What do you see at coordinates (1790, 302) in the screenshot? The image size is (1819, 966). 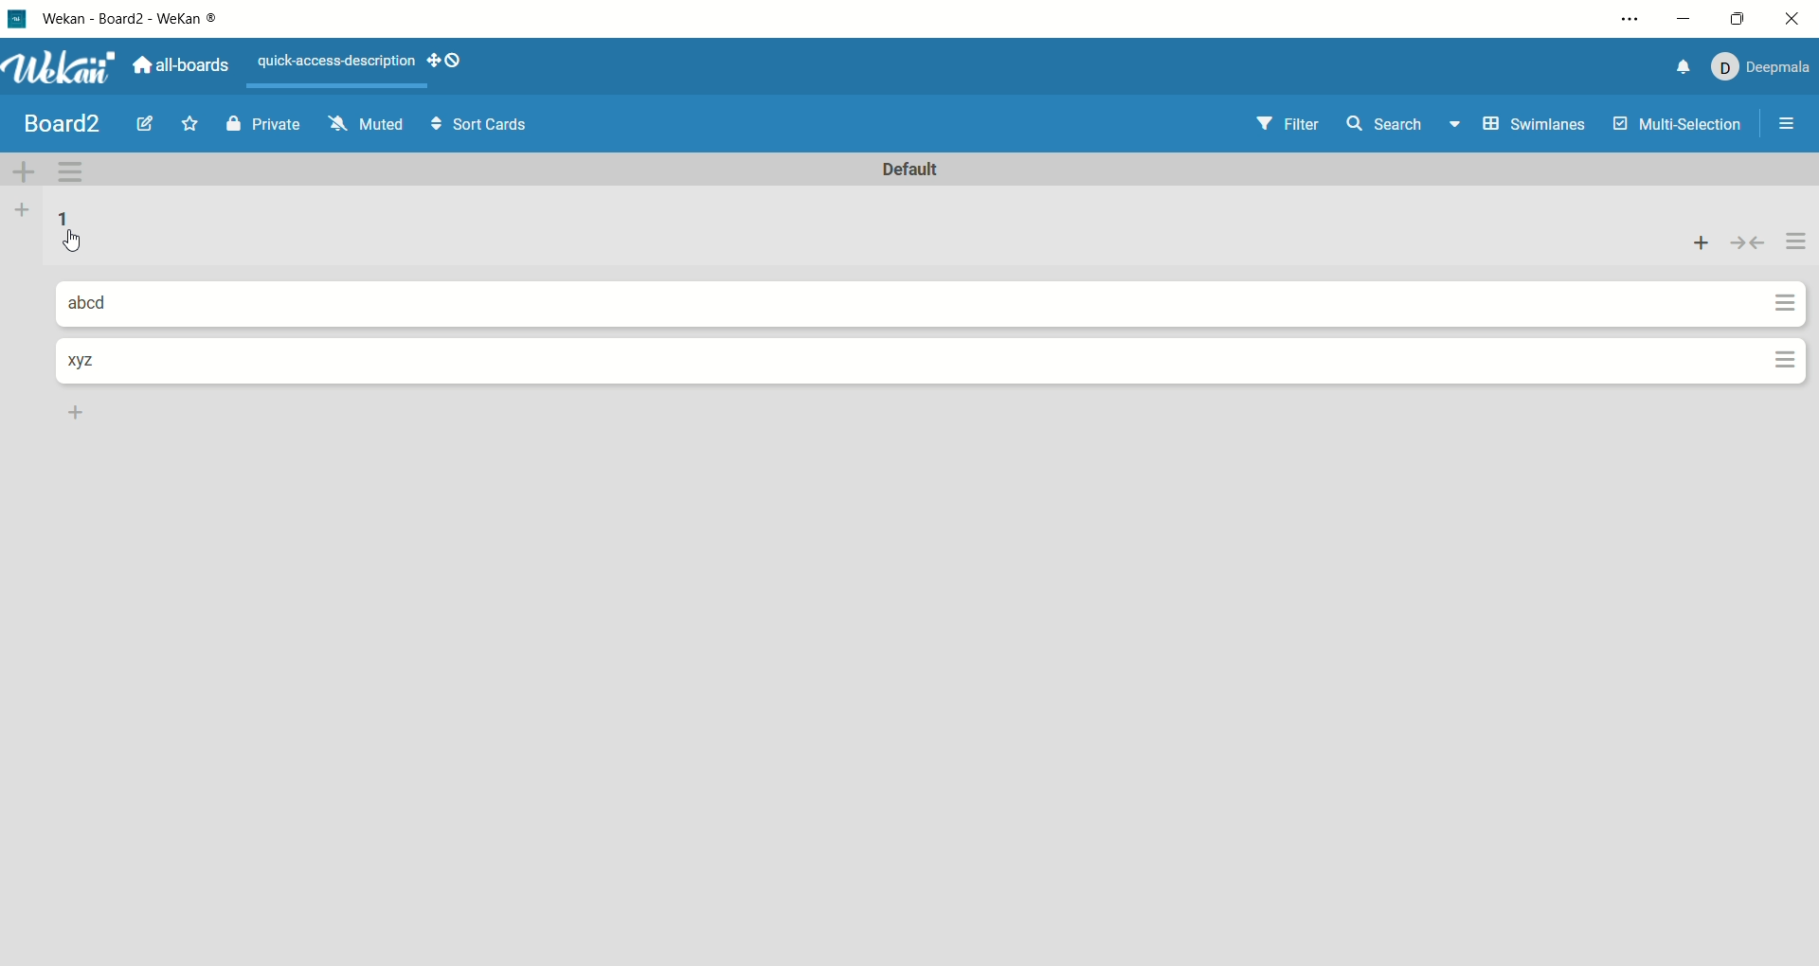 I see `actions` at bounding box center [1790, 302].